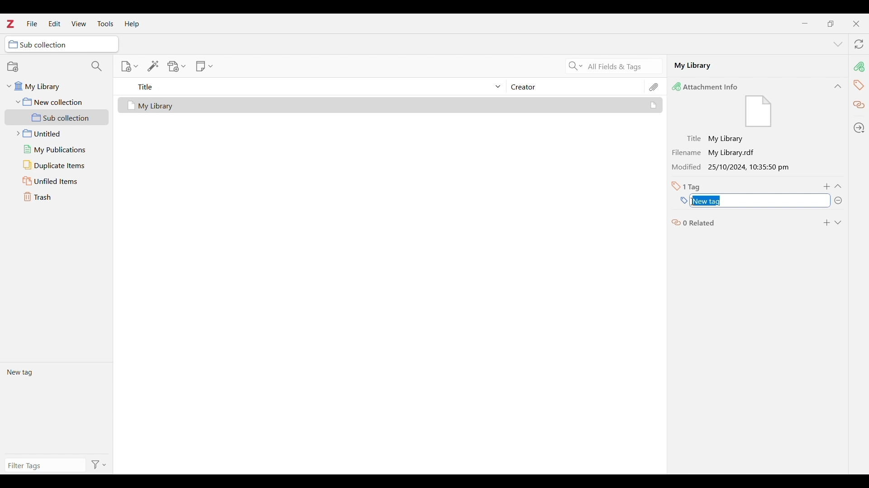 The width and height of the screenshot is (869, 488). I want to click on New collection folder, so click(57, 102).